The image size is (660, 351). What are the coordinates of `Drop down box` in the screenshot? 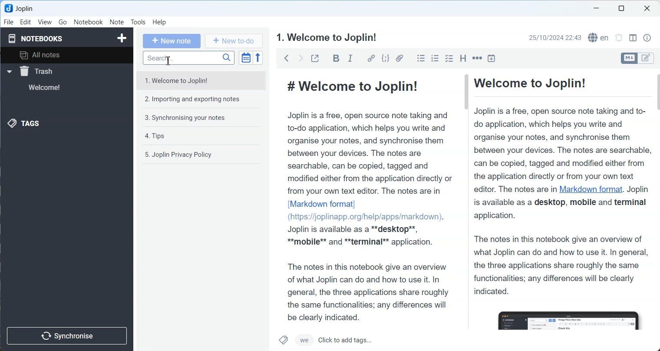 It's located at (9, 72).